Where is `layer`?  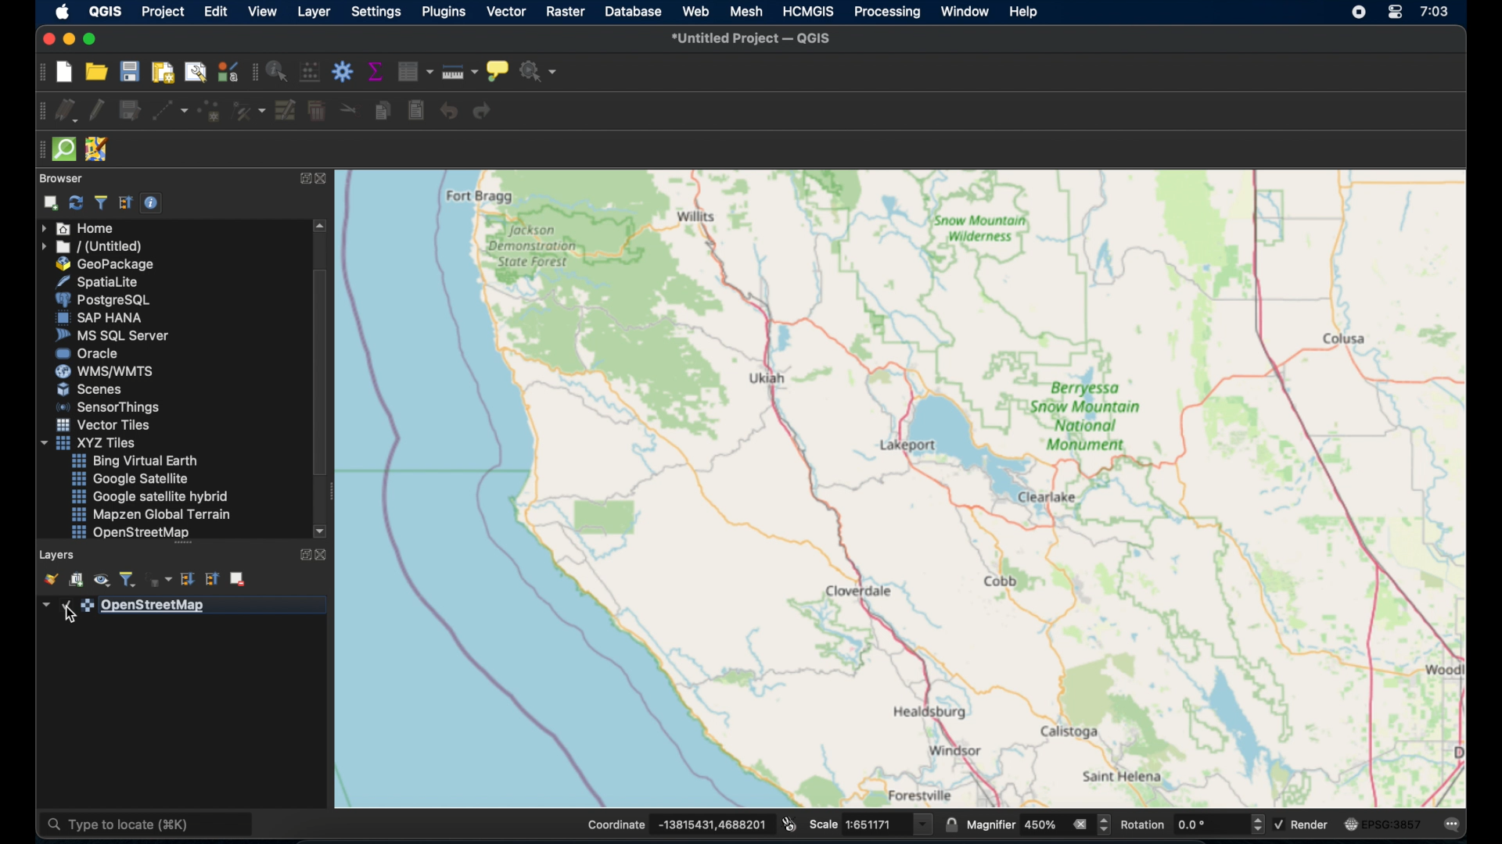 layer is located at coordinates (314, 13).